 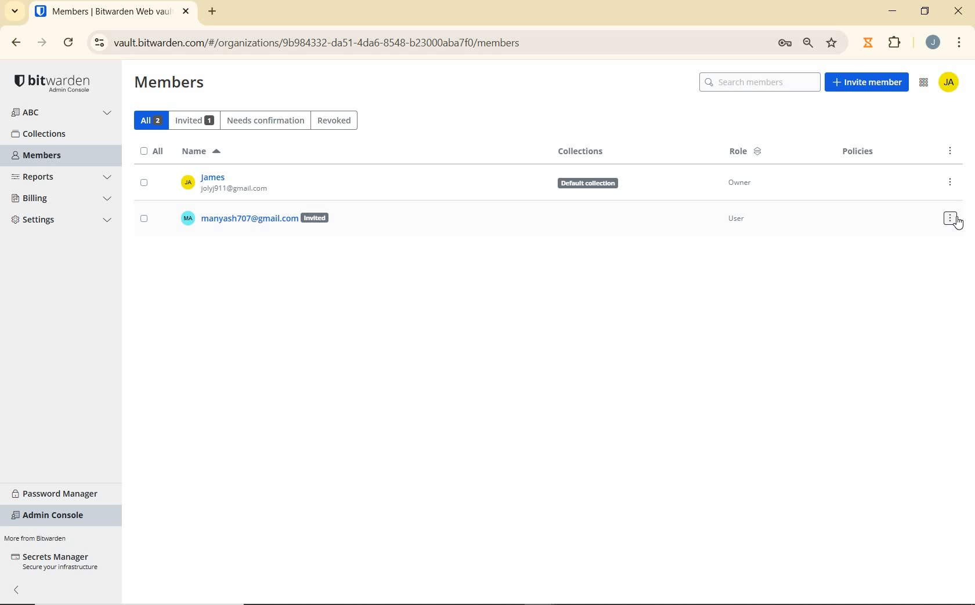 What do you see at coordinates (245, 218) in the screenshot?
I see `USER` at bounding box center [245, 218].